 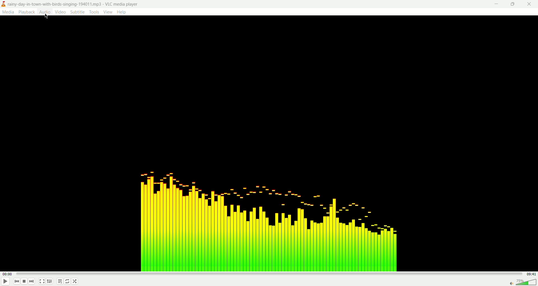 What do you see at coordinates (47, 17) in the screenshot?
I see `cursor` at bounding box center [47, 17].